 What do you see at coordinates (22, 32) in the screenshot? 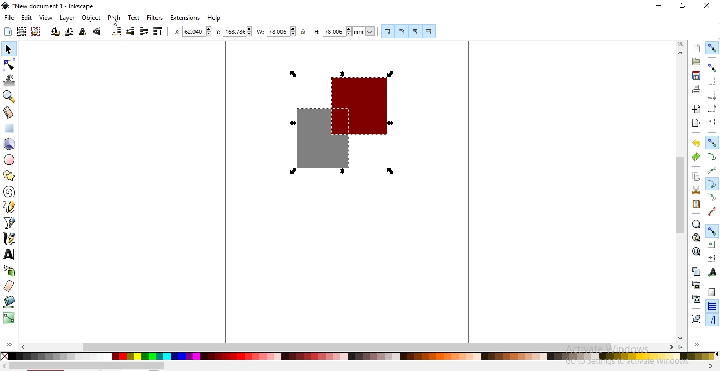
I see `select any object in visible and unlocked layers` at bounding box center [22, 32].